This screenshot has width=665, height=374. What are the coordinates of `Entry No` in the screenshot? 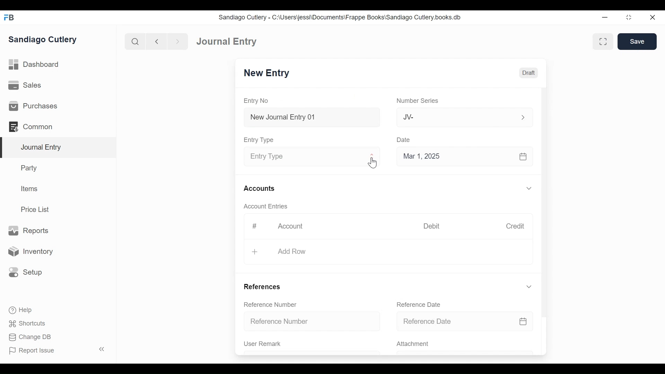 It's located at (259, 101).